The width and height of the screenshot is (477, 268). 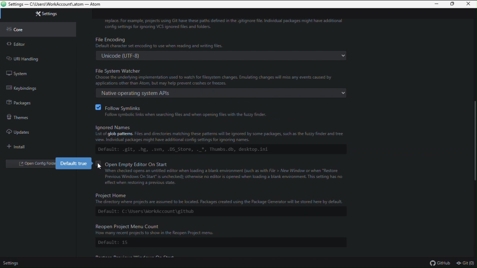 What do you see at coordinates (474, 140) in the screenshot?
I see `scroll bar` at bounding box center [474, 140].